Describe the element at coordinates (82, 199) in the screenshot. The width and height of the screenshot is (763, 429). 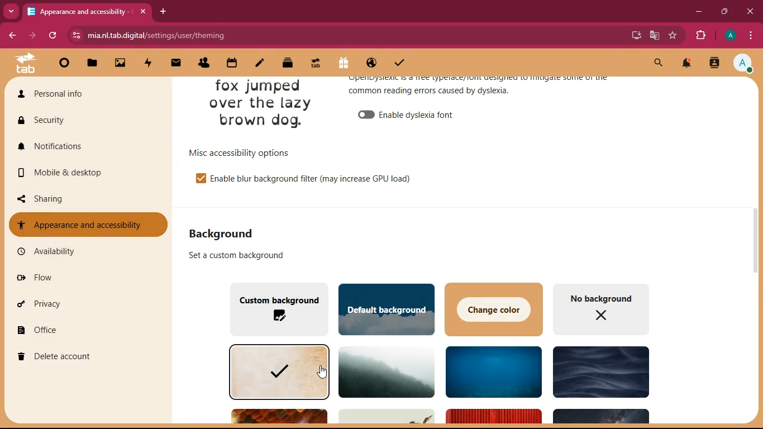
I see `sharing` at that location.